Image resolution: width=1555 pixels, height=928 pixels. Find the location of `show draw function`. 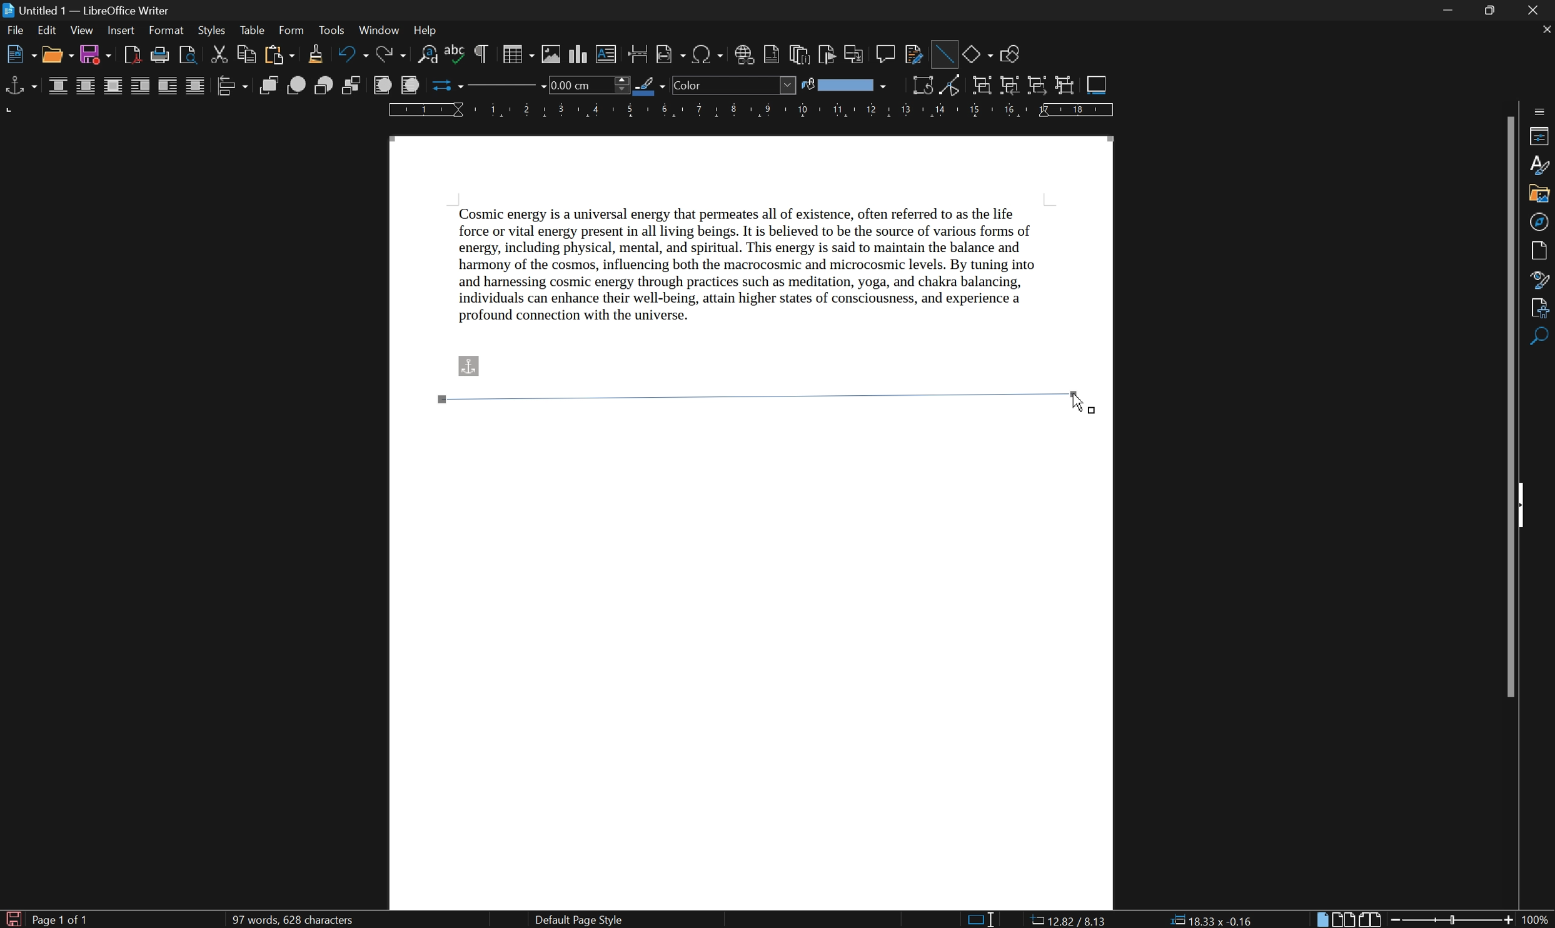

show draw function is located at coordinates (1009, 55).